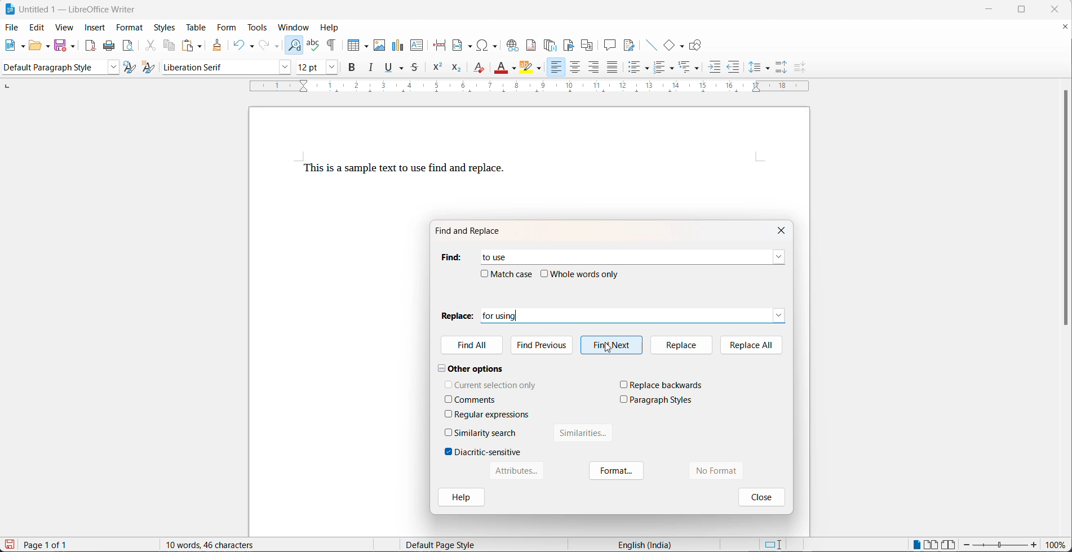 Image resolution: width=1072 pixels, height=552 pixels. What do you see at coordinates (457, 315) in the screenshot?
I see `replace heading` at bounding box center [457, 315].